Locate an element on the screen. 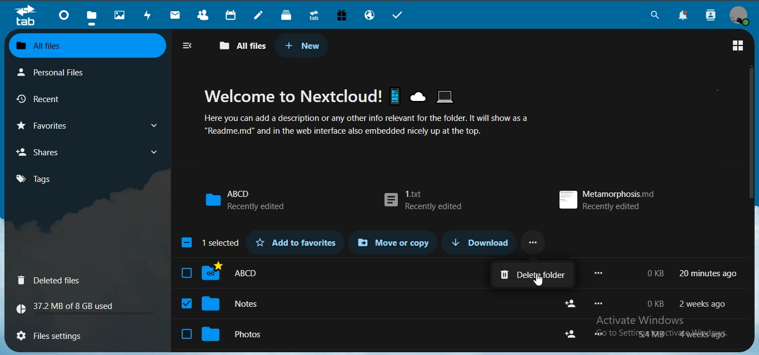  all files is located at coordinates (241, 45).